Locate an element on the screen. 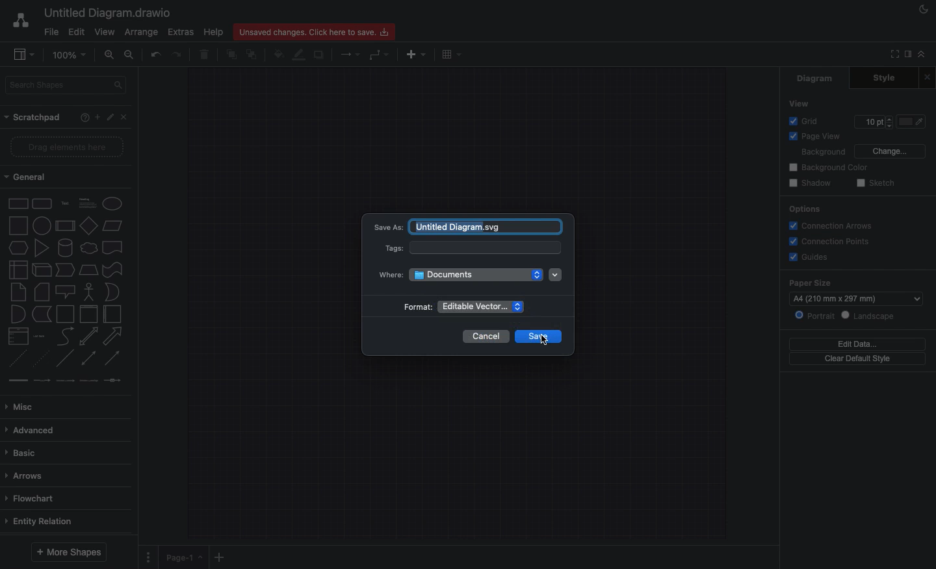  To back is located at coordinates (253, 56).